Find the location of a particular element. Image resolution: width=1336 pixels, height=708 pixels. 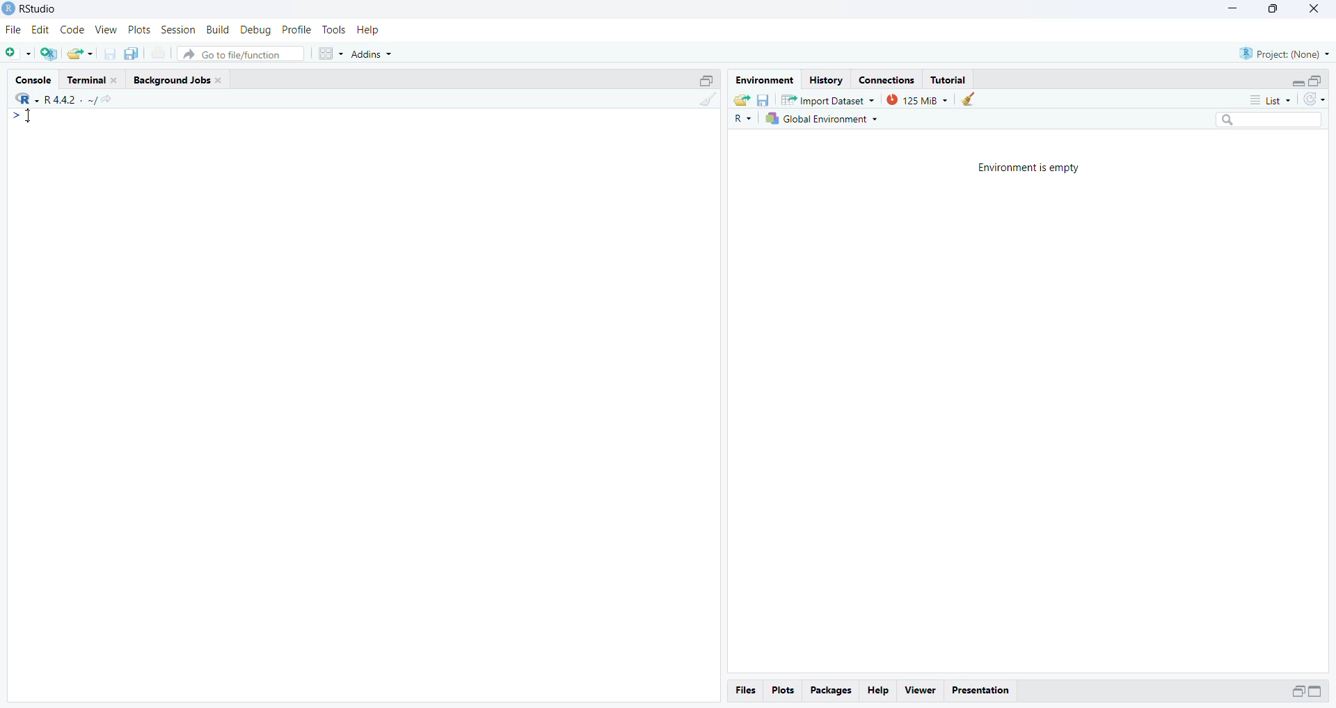

File is located at coordinates (15, 29).